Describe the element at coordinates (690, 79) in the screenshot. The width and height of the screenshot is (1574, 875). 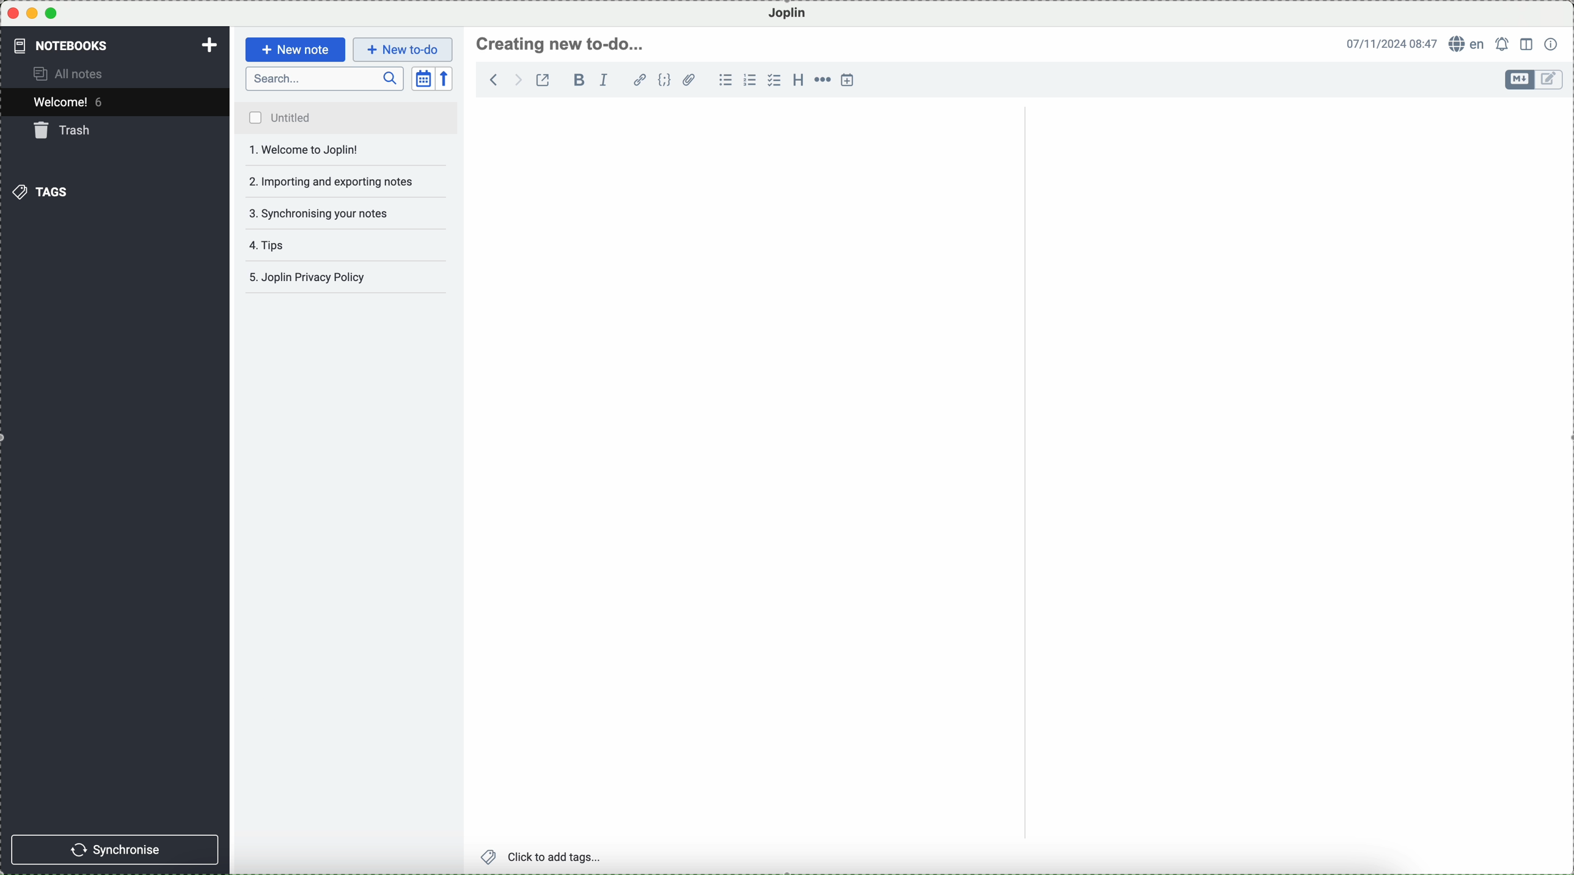
I see `attach file` at that location.